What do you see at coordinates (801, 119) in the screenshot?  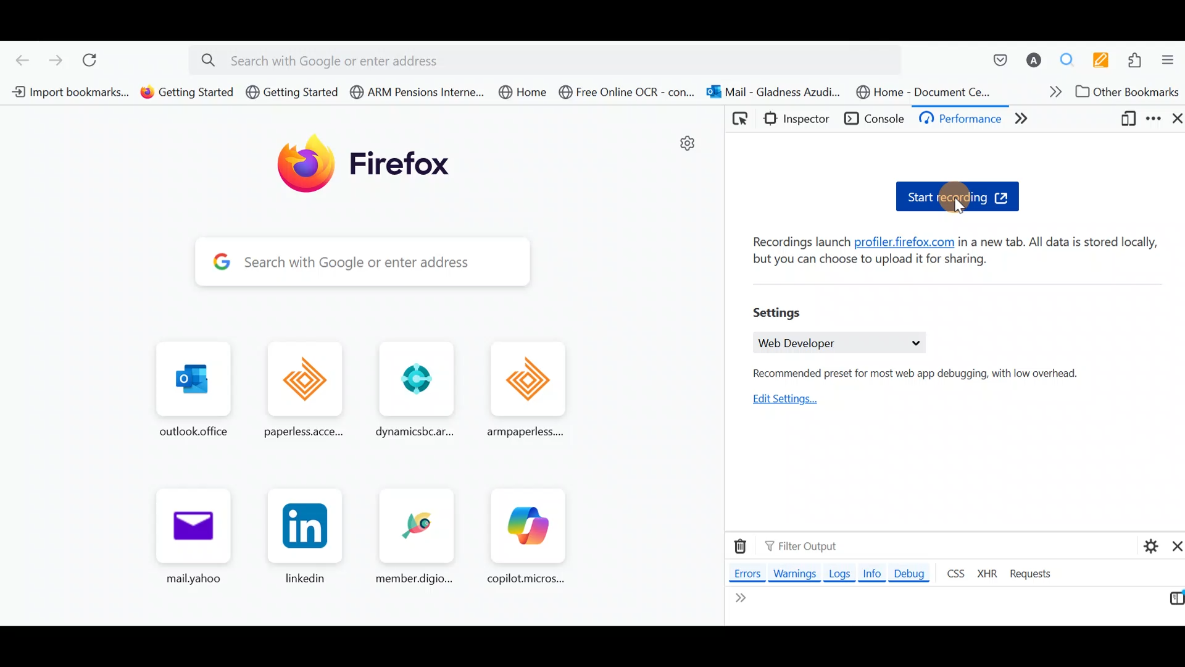 I see `Inspector` at bounding box center [801, 119].